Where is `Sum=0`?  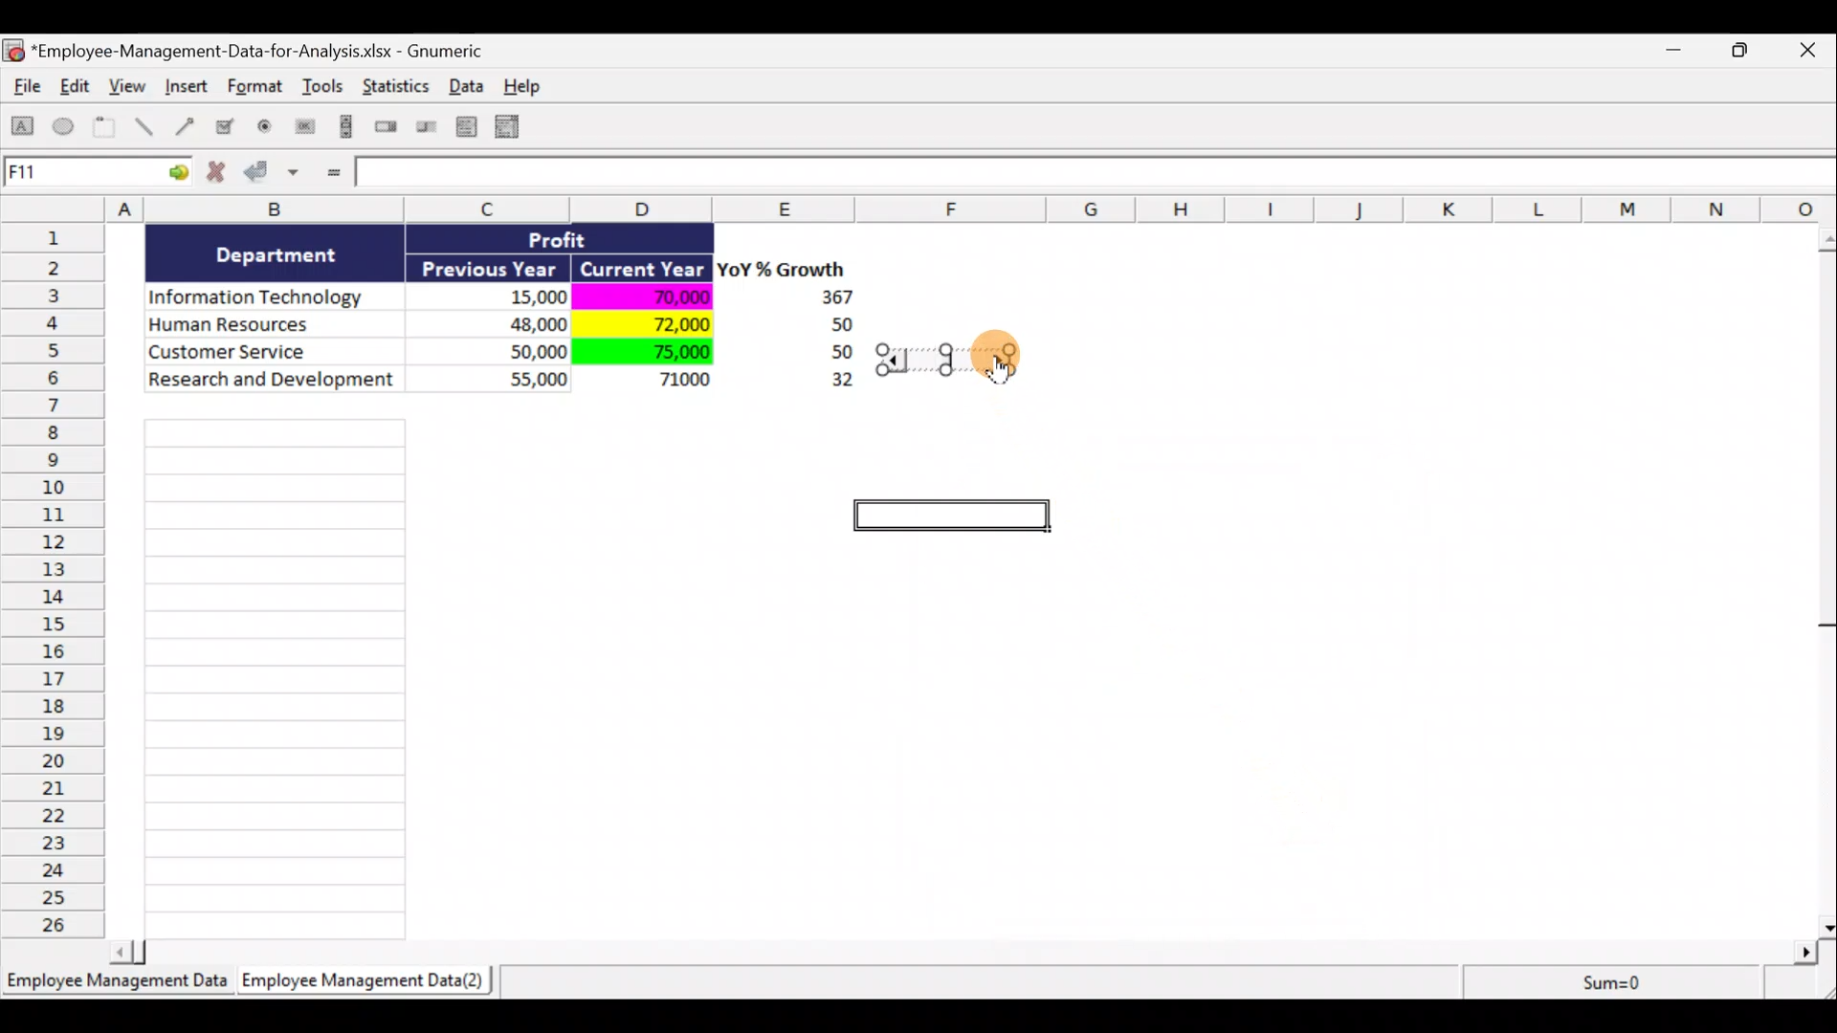
Sum=0 is located at coordinates (1608, 982).